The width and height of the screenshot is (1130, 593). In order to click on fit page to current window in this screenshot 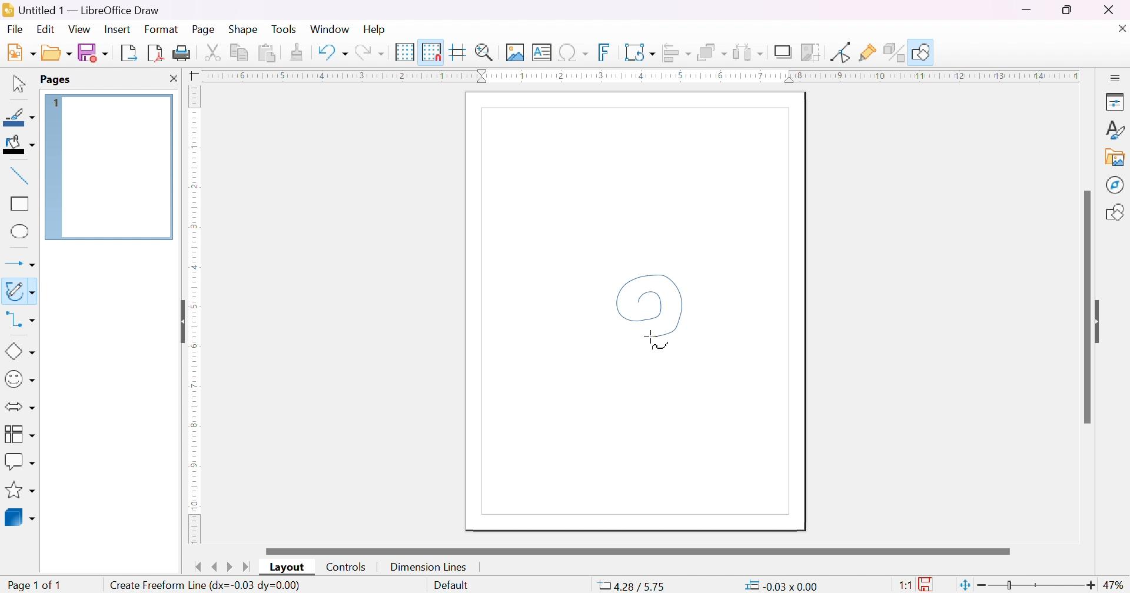, I will do `click(966, 585)`.